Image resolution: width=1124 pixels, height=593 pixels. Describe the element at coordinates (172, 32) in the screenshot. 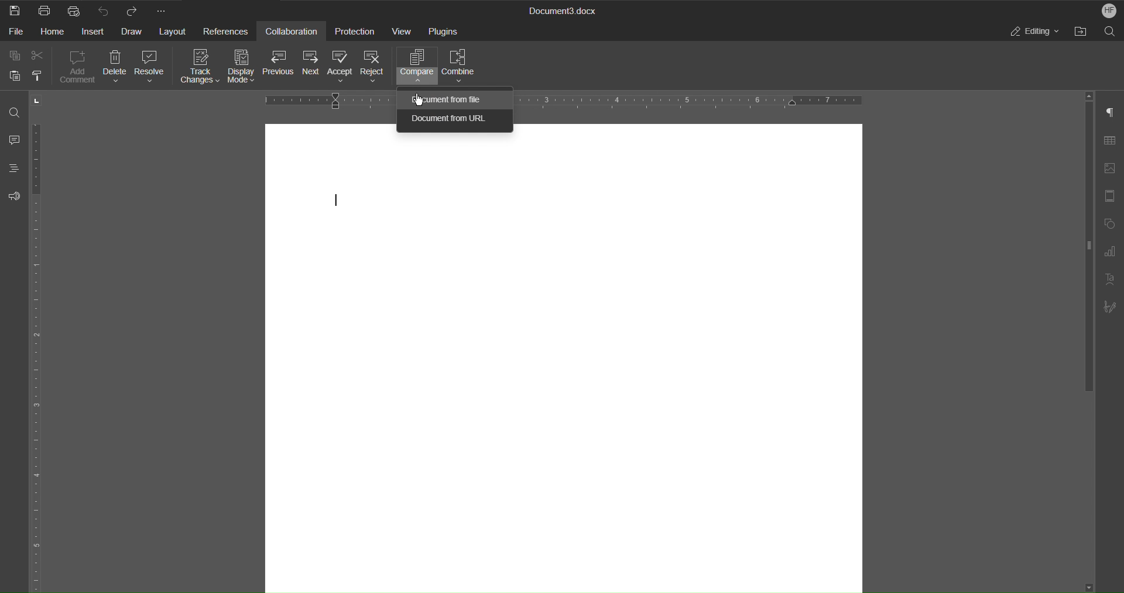

I see `Layout` at that location.